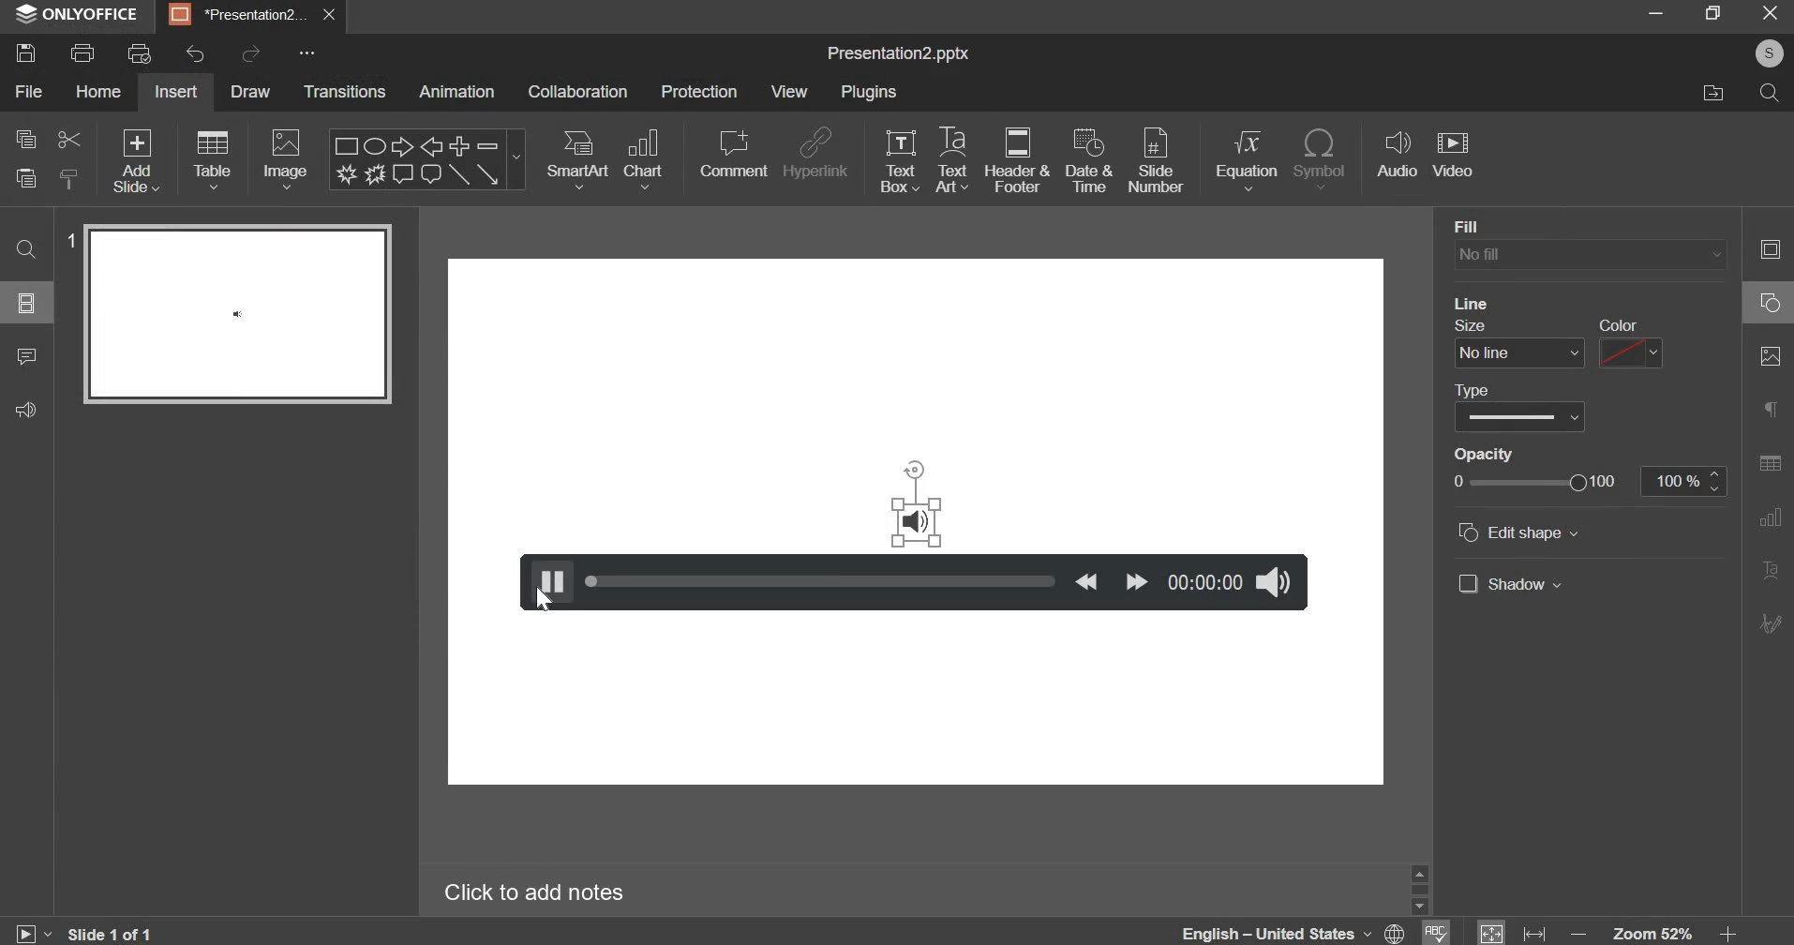 The width and height of the screenshot is (1794, 945). I want to click on slide number, so click(69, 240).